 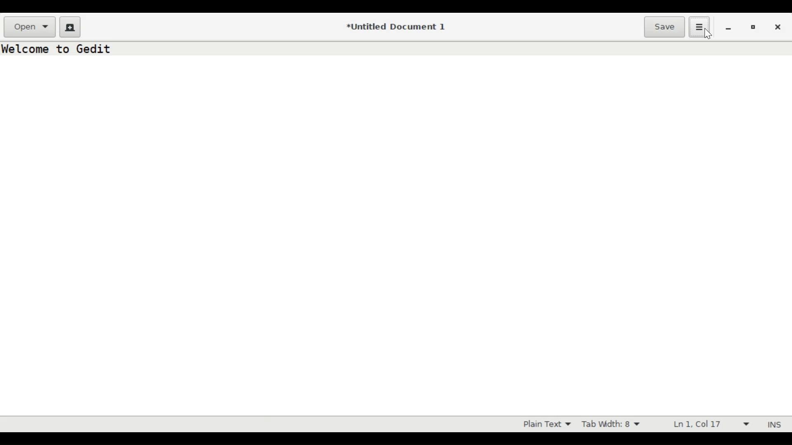 What do you see at coordinates (709, 423) in the screenshot?
I see `Line & Column Preference` at bounding box center [709, 423].